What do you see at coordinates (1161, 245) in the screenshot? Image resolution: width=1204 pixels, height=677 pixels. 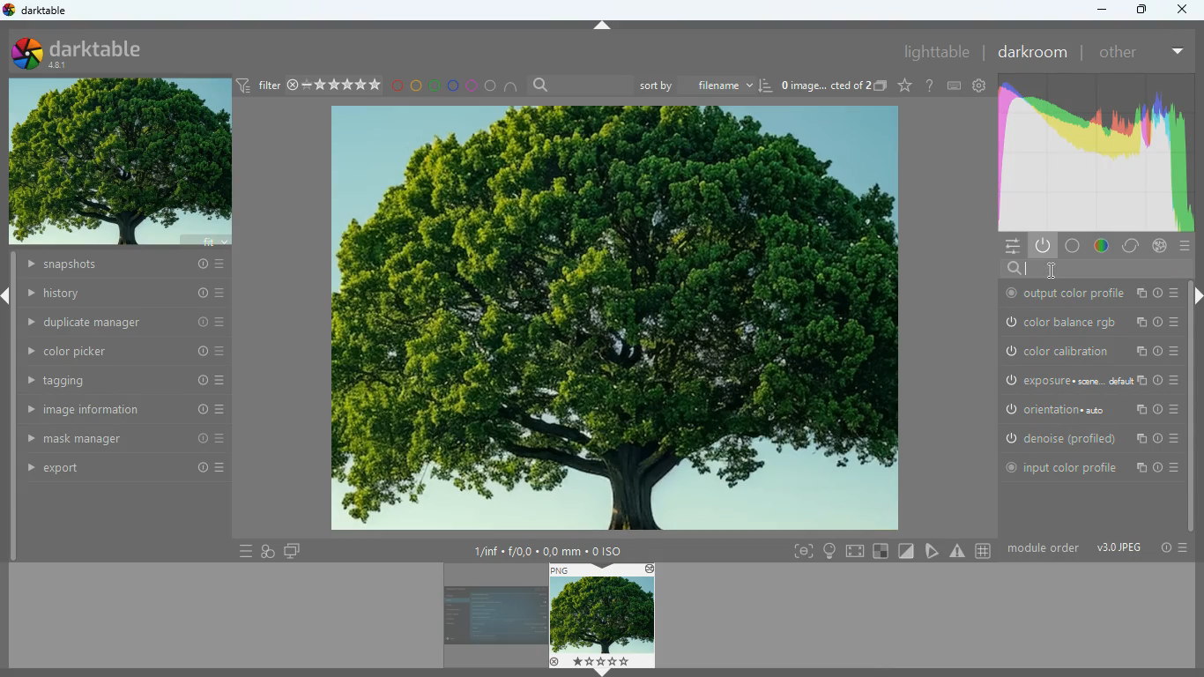 I see `effect` at bounding box center [1161, 245].